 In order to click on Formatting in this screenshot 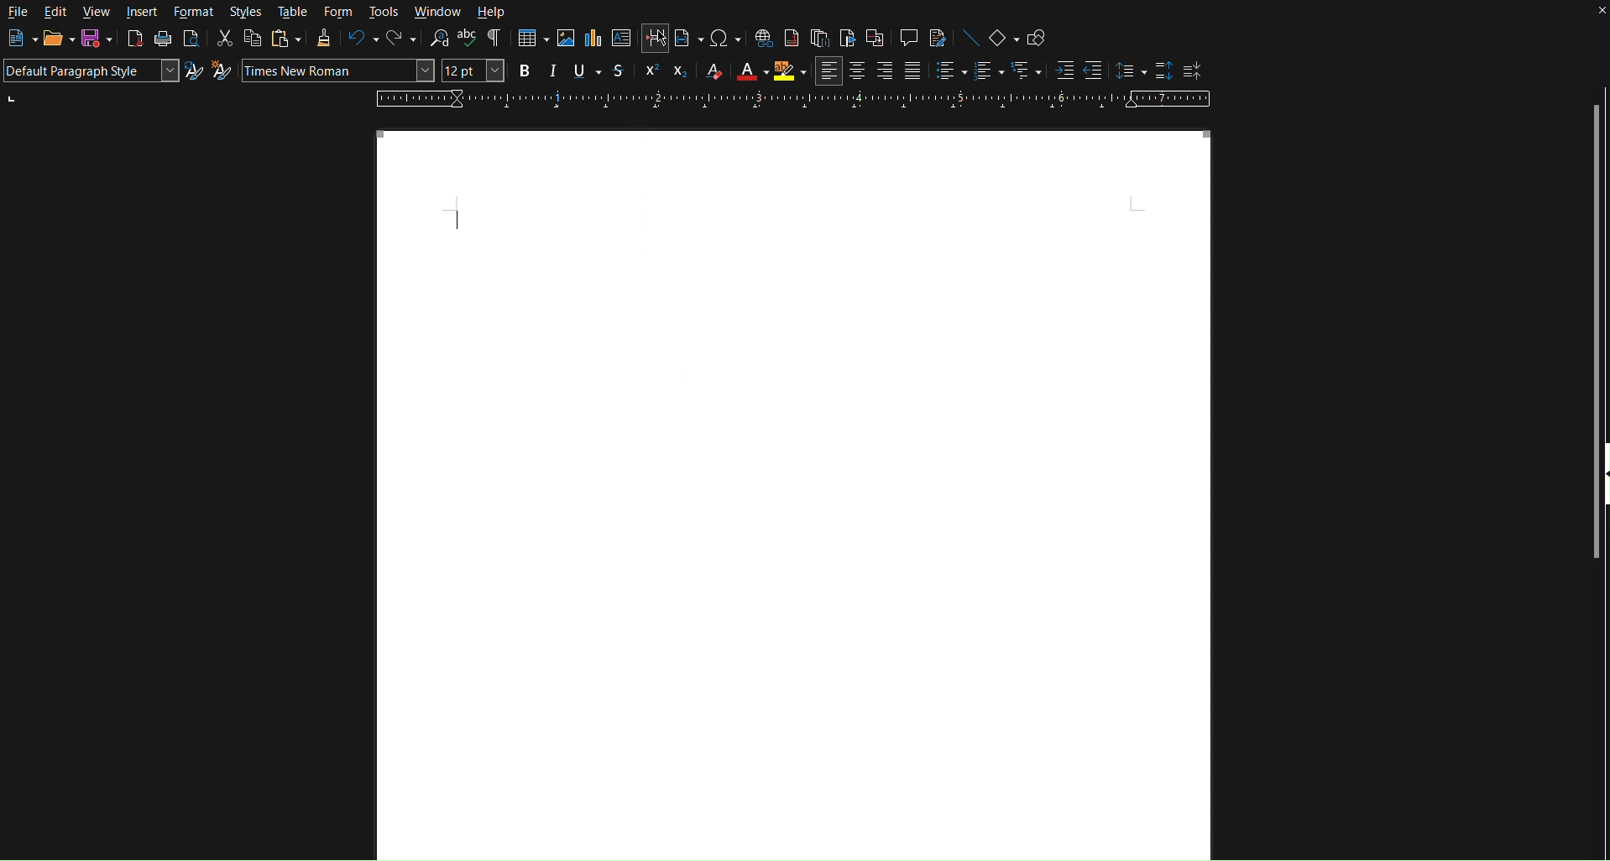, I will do `click(323, 39)`.